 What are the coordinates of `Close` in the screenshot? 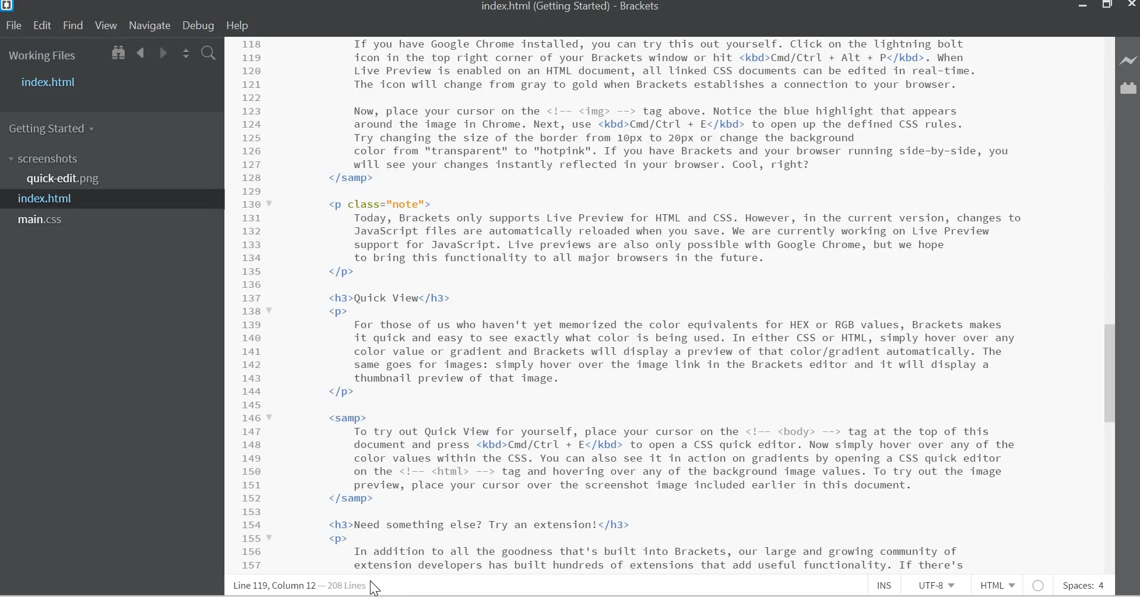 It's located at (1130, 5).